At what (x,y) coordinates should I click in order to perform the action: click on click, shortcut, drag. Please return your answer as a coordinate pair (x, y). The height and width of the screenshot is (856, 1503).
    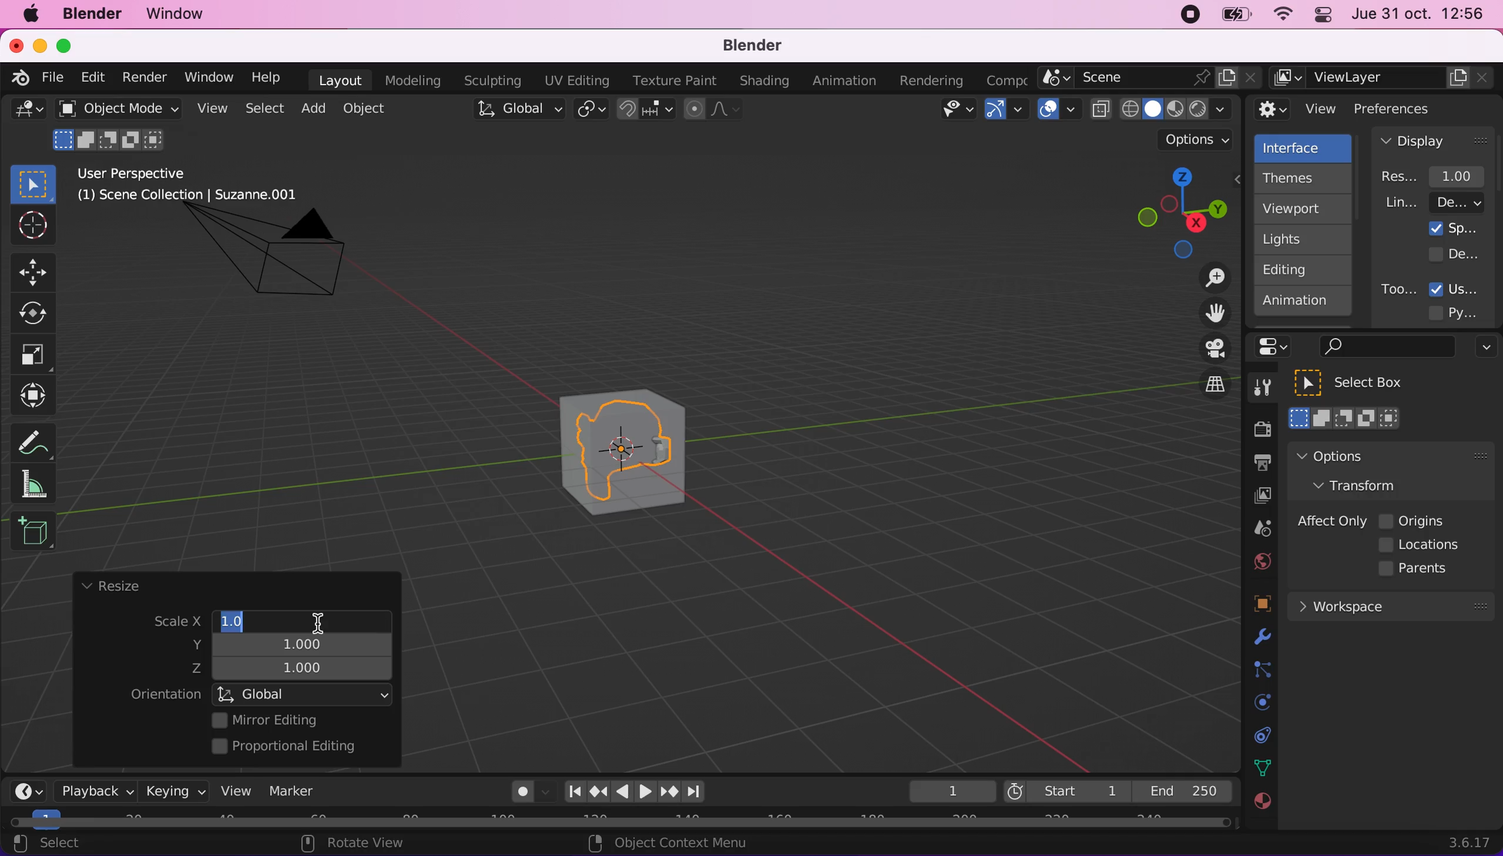
    Looking at the image, I should click on (1178, 212).